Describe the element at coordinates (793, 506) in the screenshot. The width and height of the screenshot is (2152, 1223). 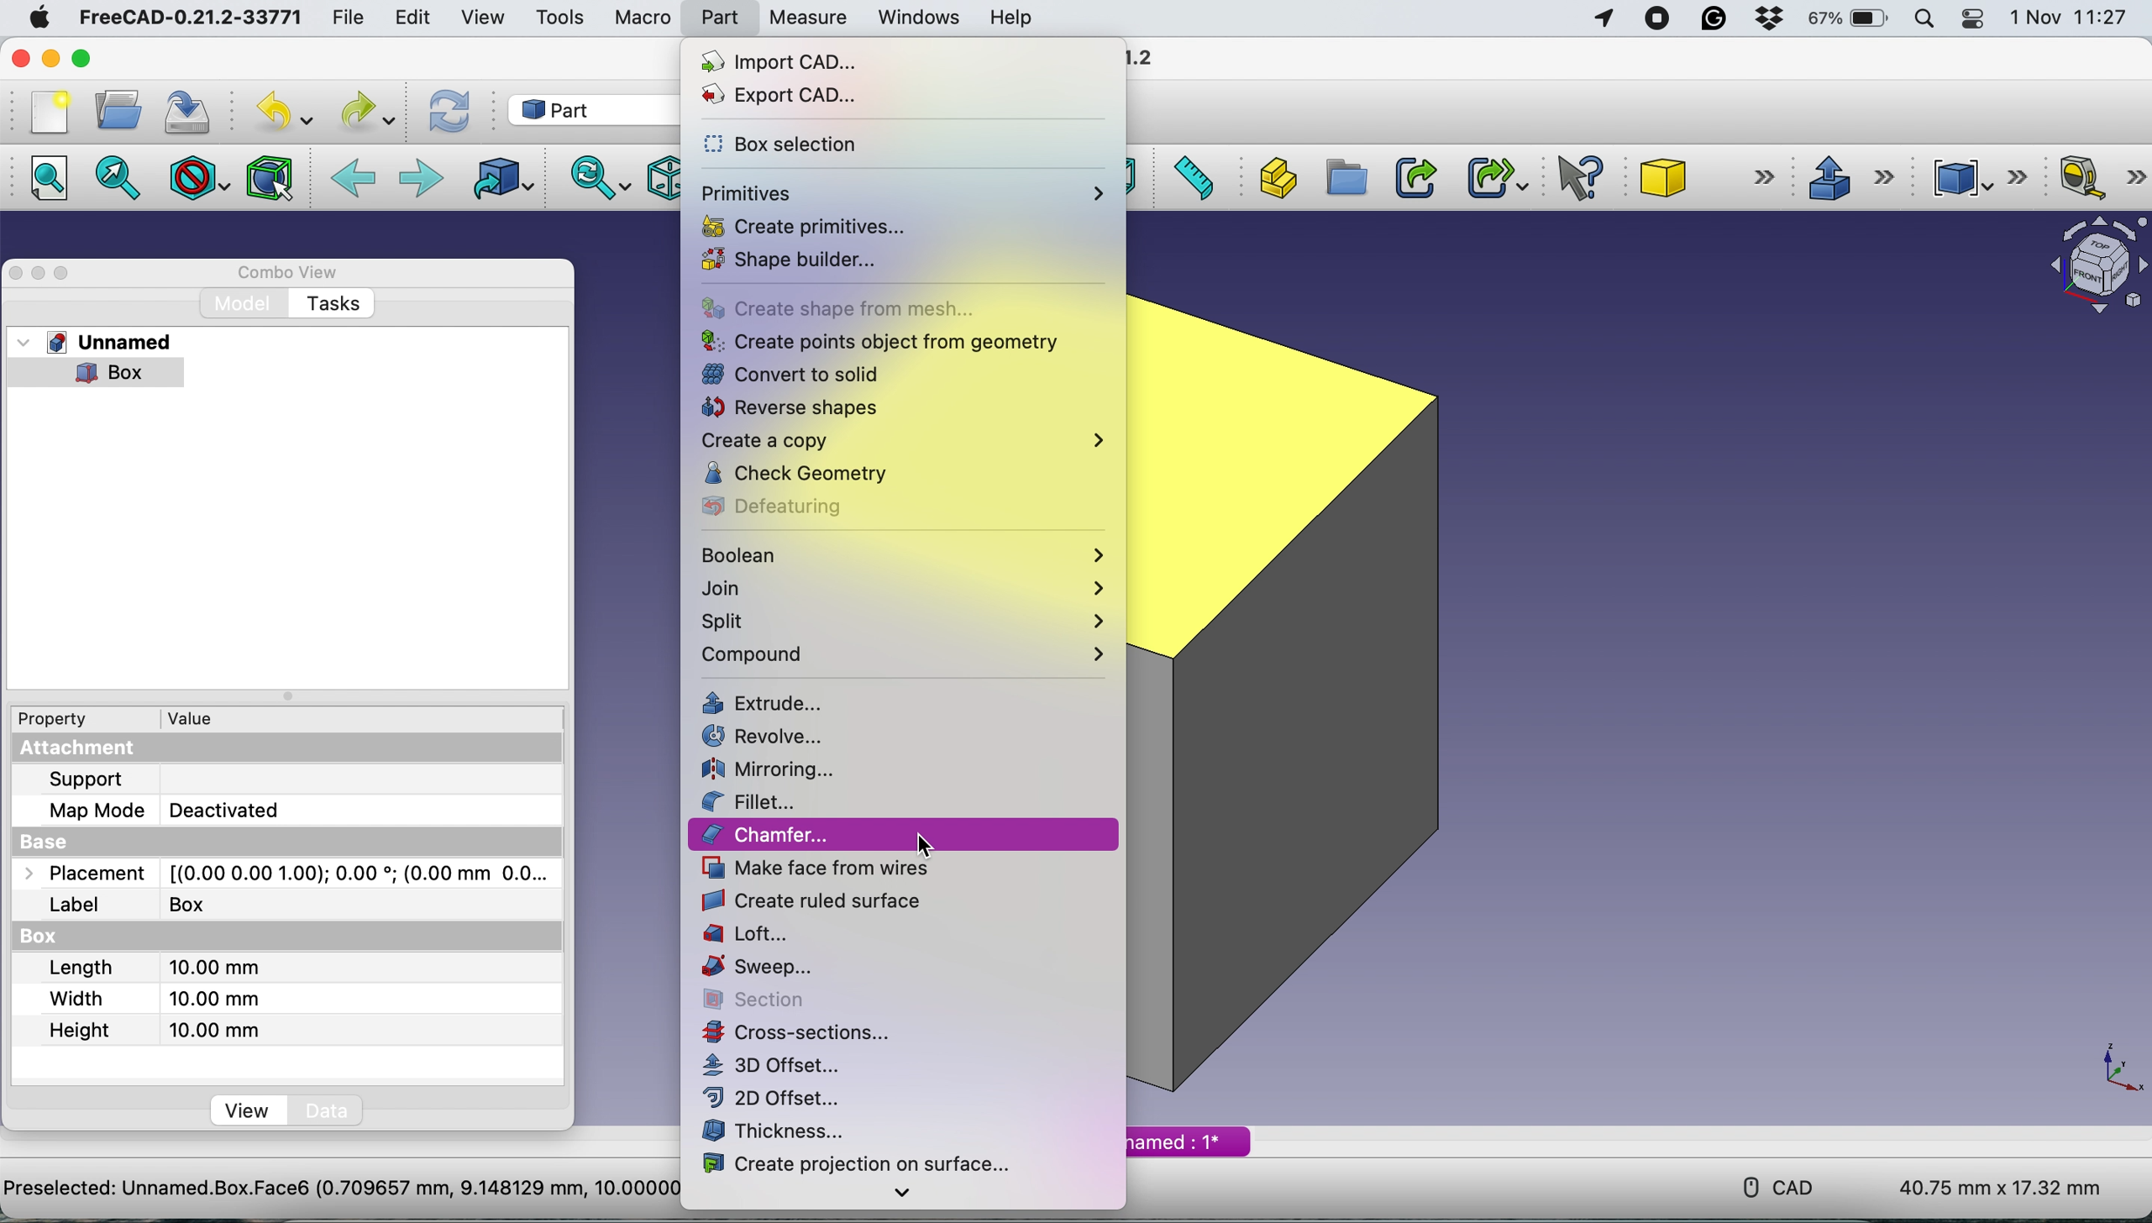
I see `defeaturing` at that location.